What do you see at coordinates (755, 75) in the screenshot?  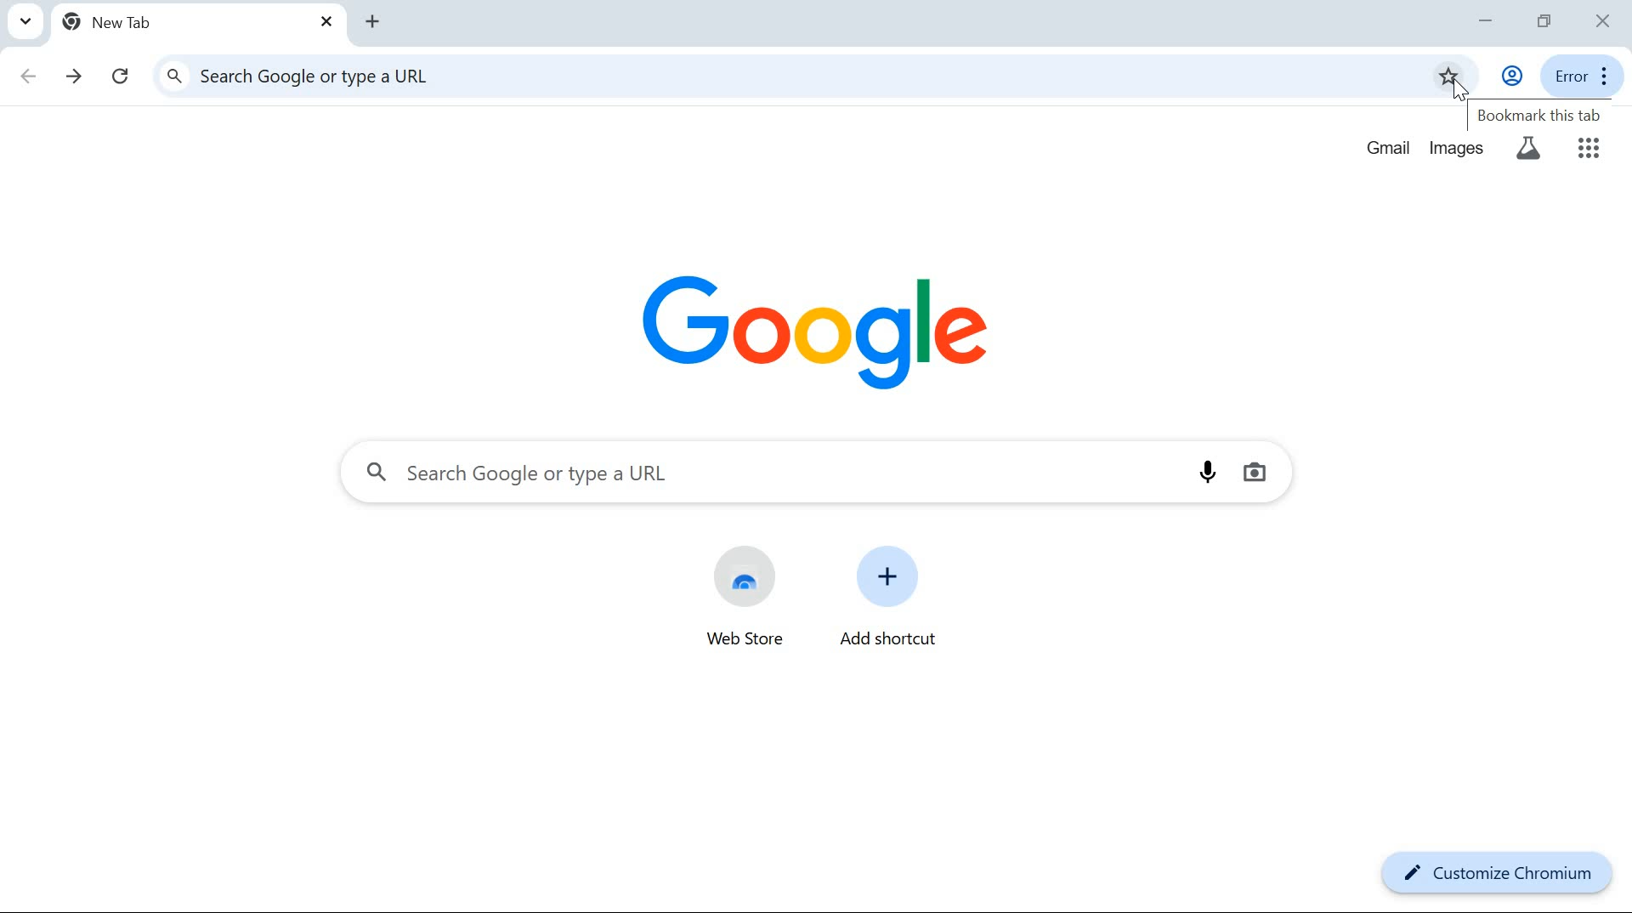 I see `search google or type a URL` at bounding box center [755, 75].